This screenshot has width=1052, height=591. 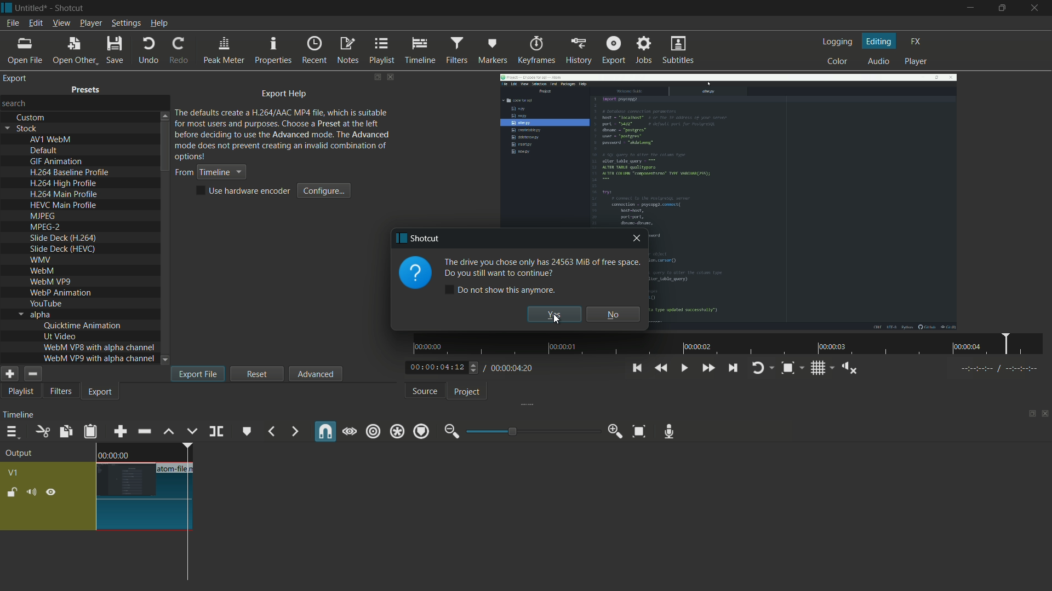 What do you see at coordinates (165, 360) in the screenshot?
I see `dropdown` at bounding box center [165, 360].